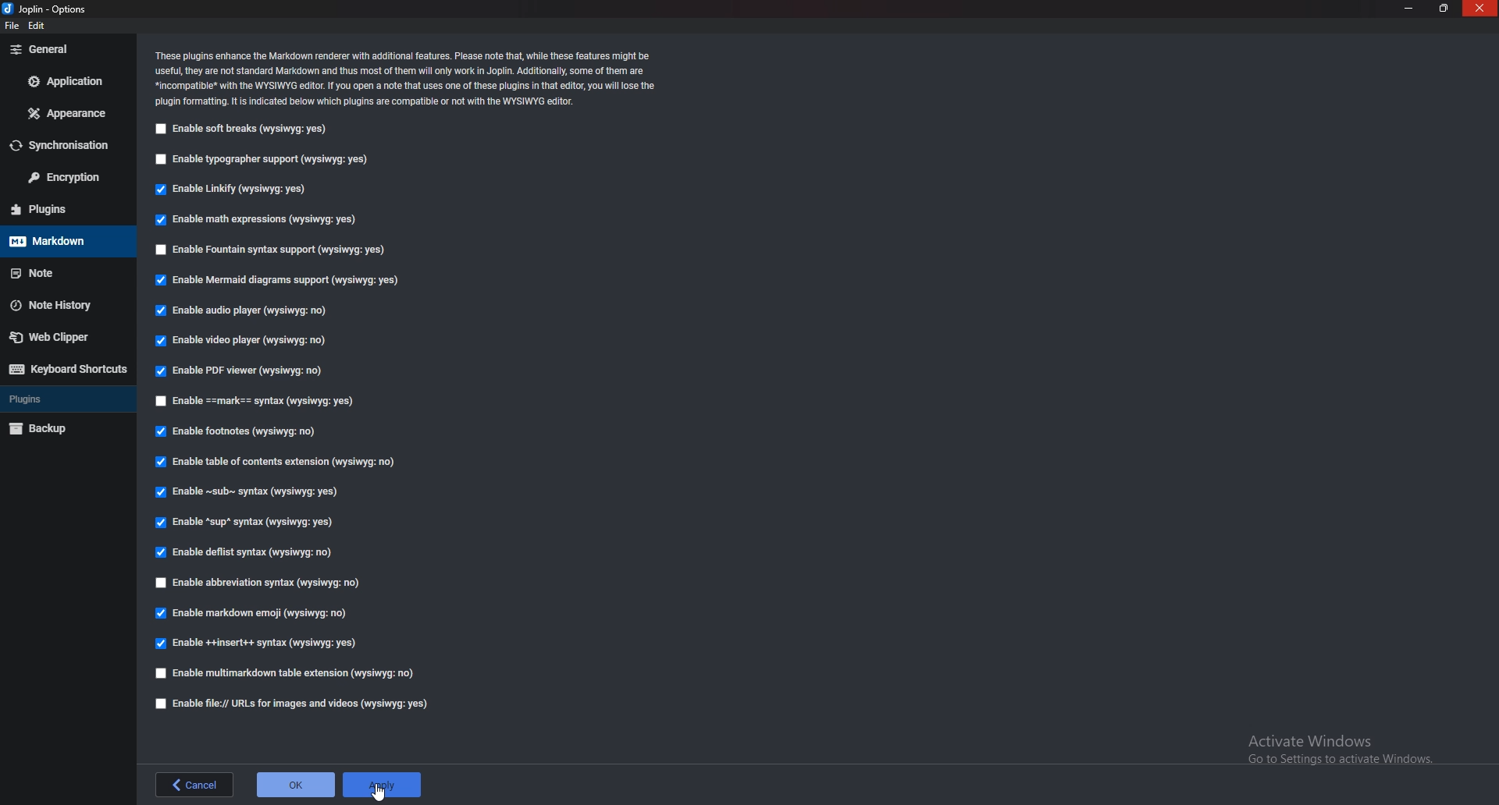 The width and height of the screenshot is (1499, 805). I want to click on note, so click(63, 275).